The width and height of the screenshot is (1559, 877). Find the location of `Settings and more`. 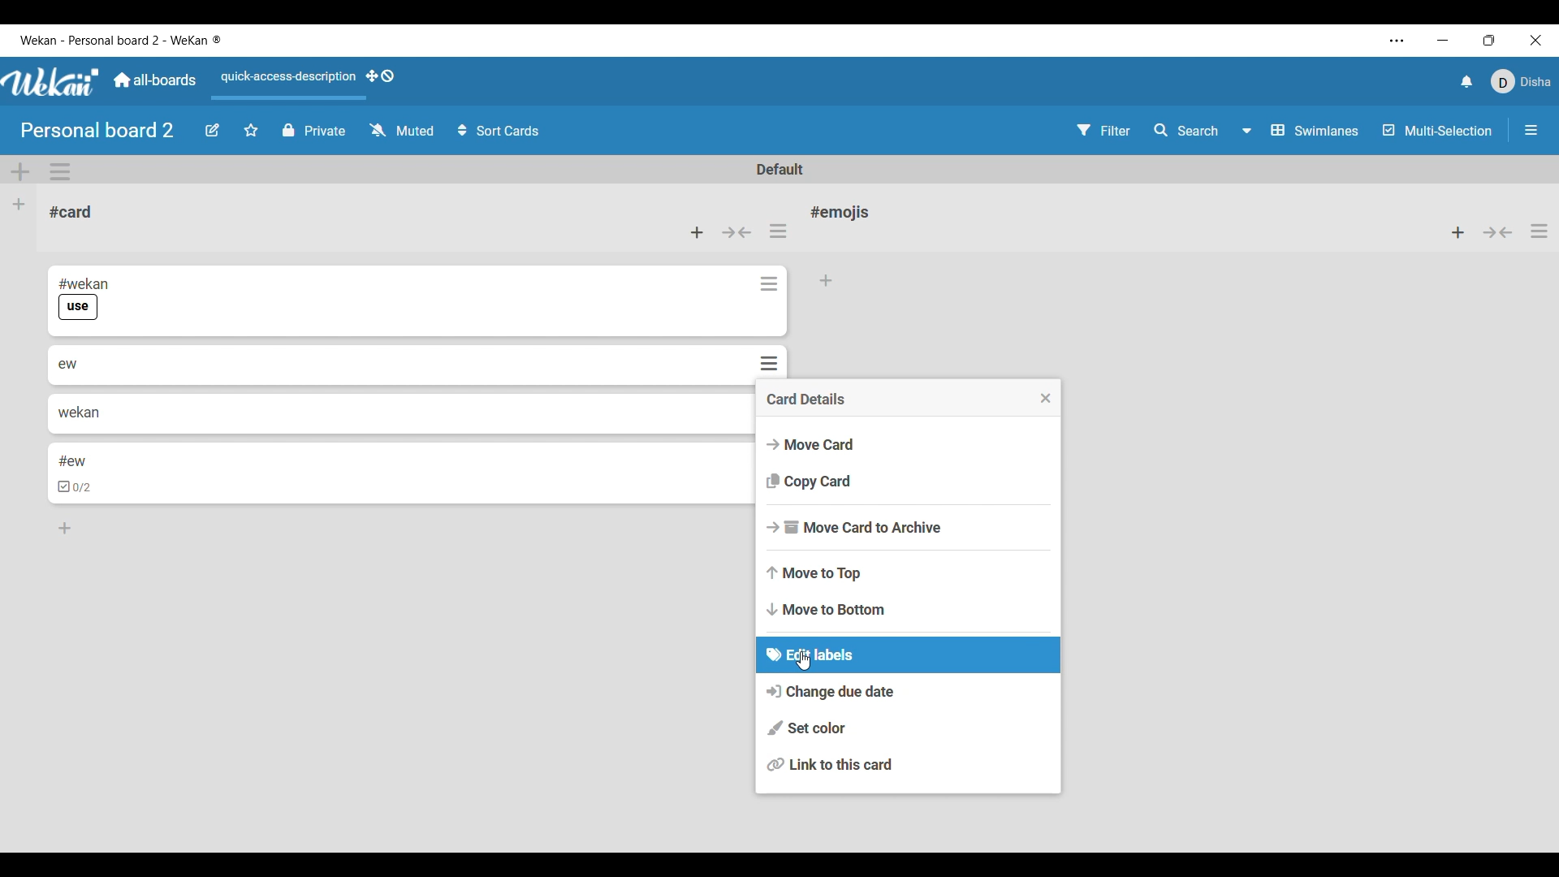

Settings and more is located at coordinates (1397, 41).